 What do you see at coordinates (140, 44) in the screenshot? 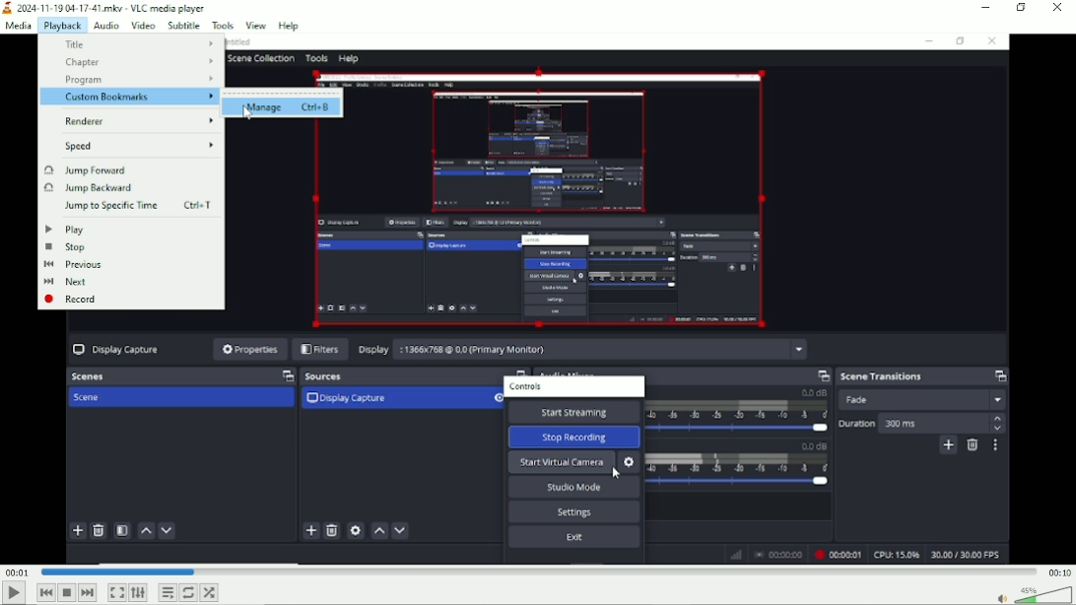
I see `Title` at bounding box center [140, 44].